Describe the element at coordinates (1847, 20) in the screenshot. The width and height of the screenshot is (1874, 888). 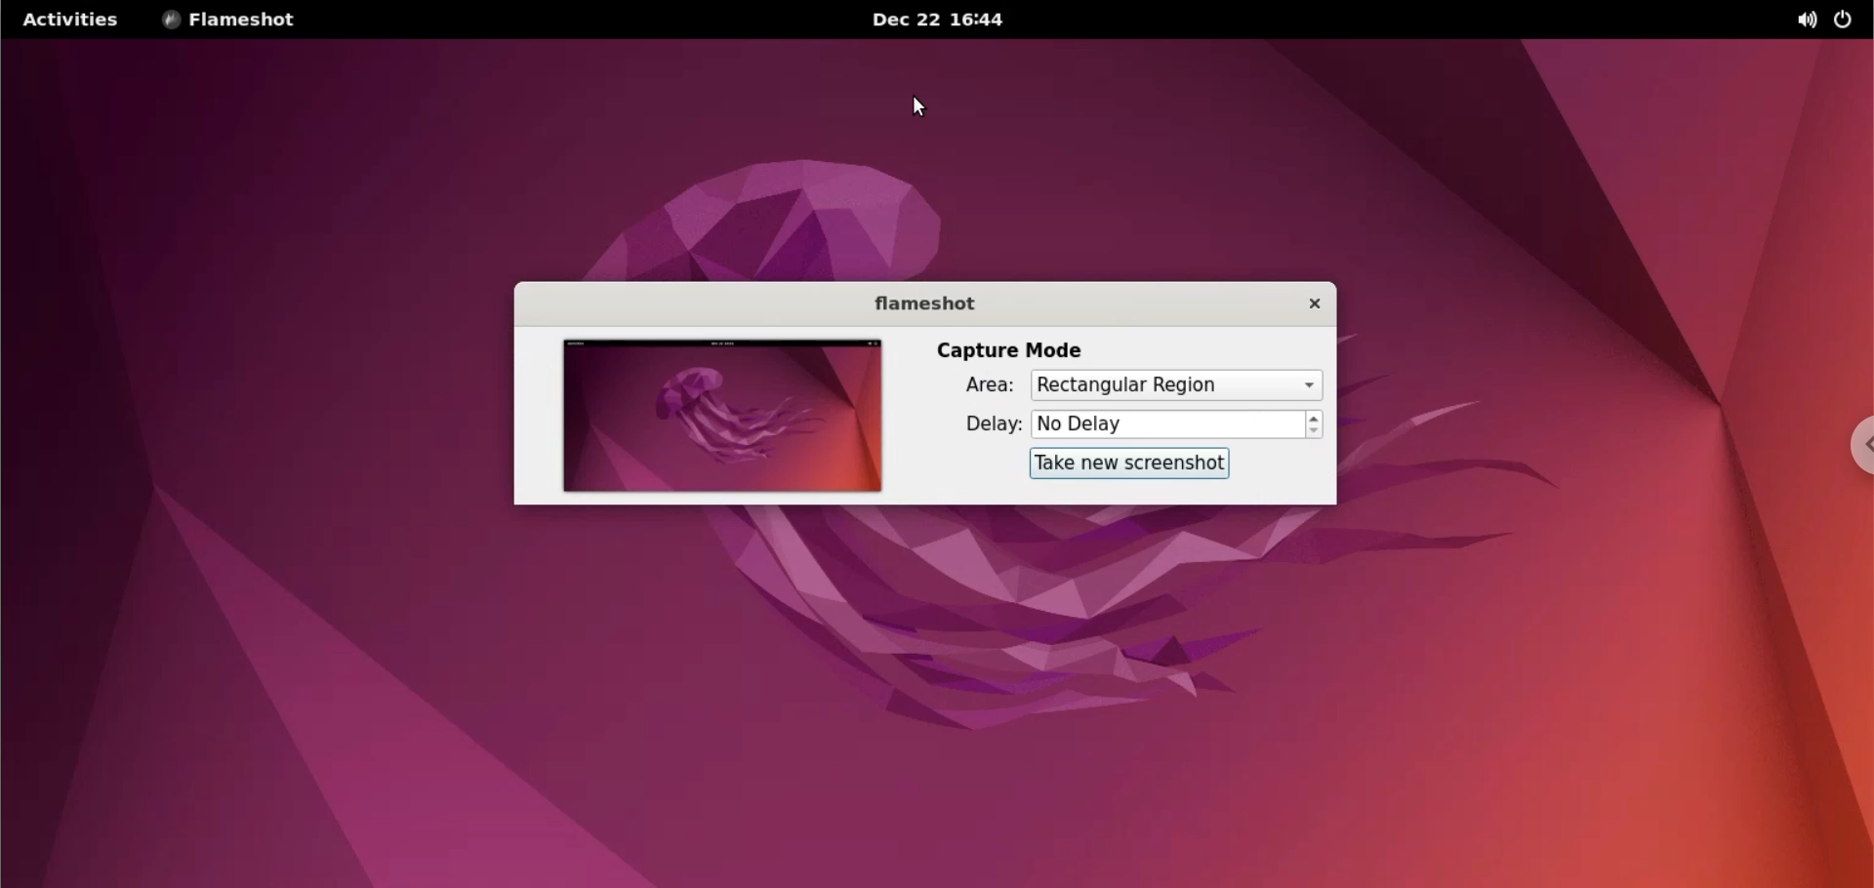
I see `power options ` at that location.